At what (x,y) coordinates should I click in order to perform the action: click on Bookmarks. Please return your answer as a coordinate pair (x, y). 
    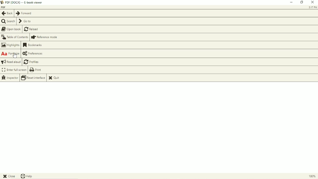
    Looking at the image, I should click on (34, 45).